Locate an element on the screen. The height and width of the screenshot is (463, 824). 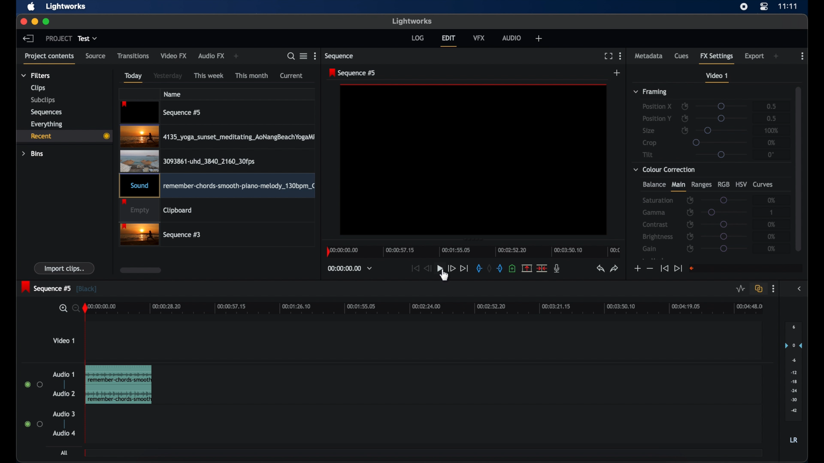
out mark is located at coordinates (499, 268).